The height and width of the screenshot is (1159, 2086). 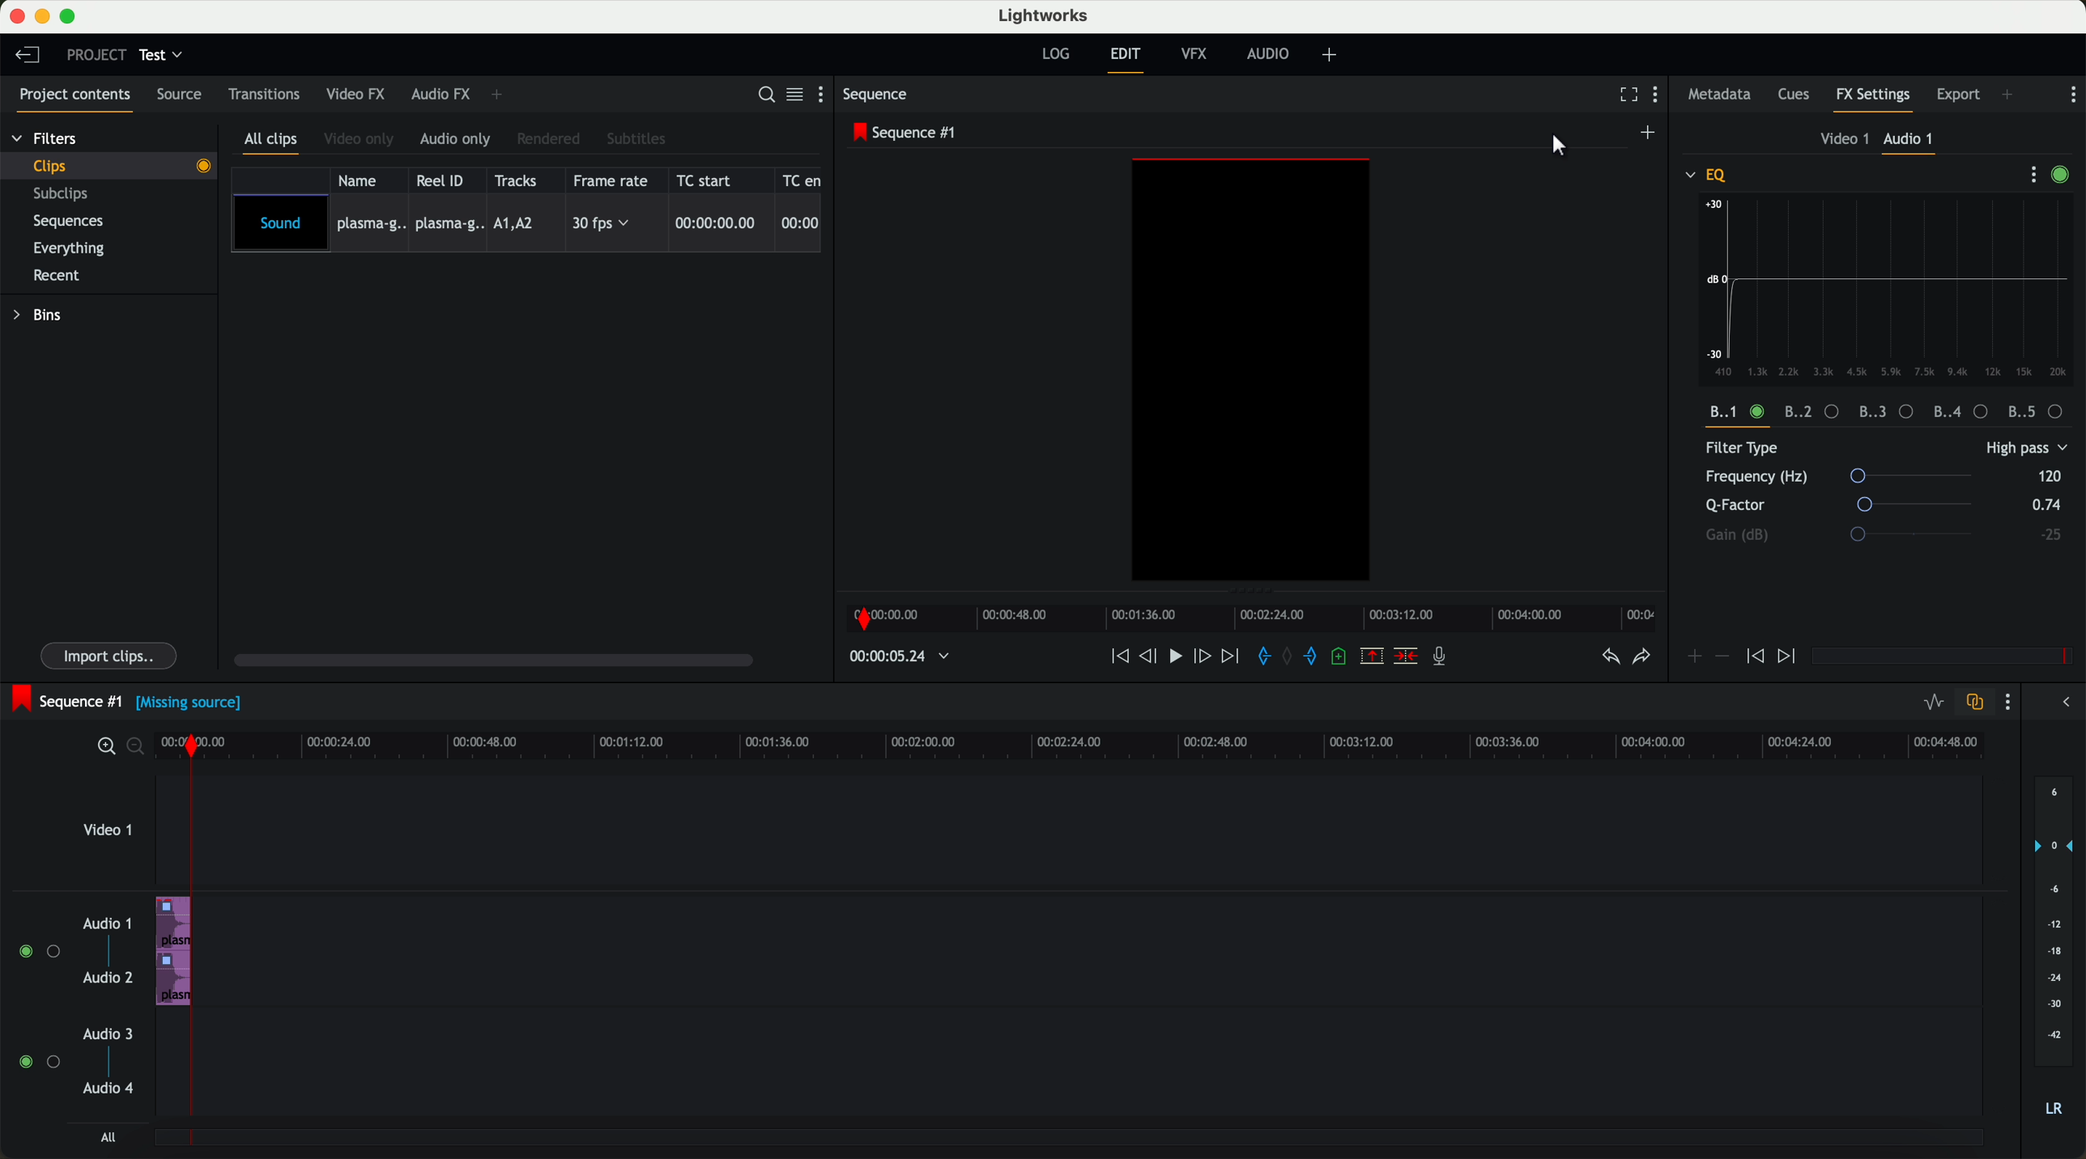 What do you see at coordinates (1559, 145) in the screenshot?
I see `cursor` at bounding box center [1559, 145].